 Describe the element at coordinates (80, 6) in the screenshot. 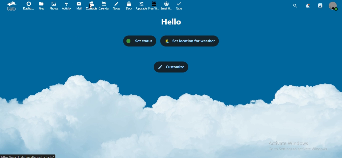

I see `mail` at that location.